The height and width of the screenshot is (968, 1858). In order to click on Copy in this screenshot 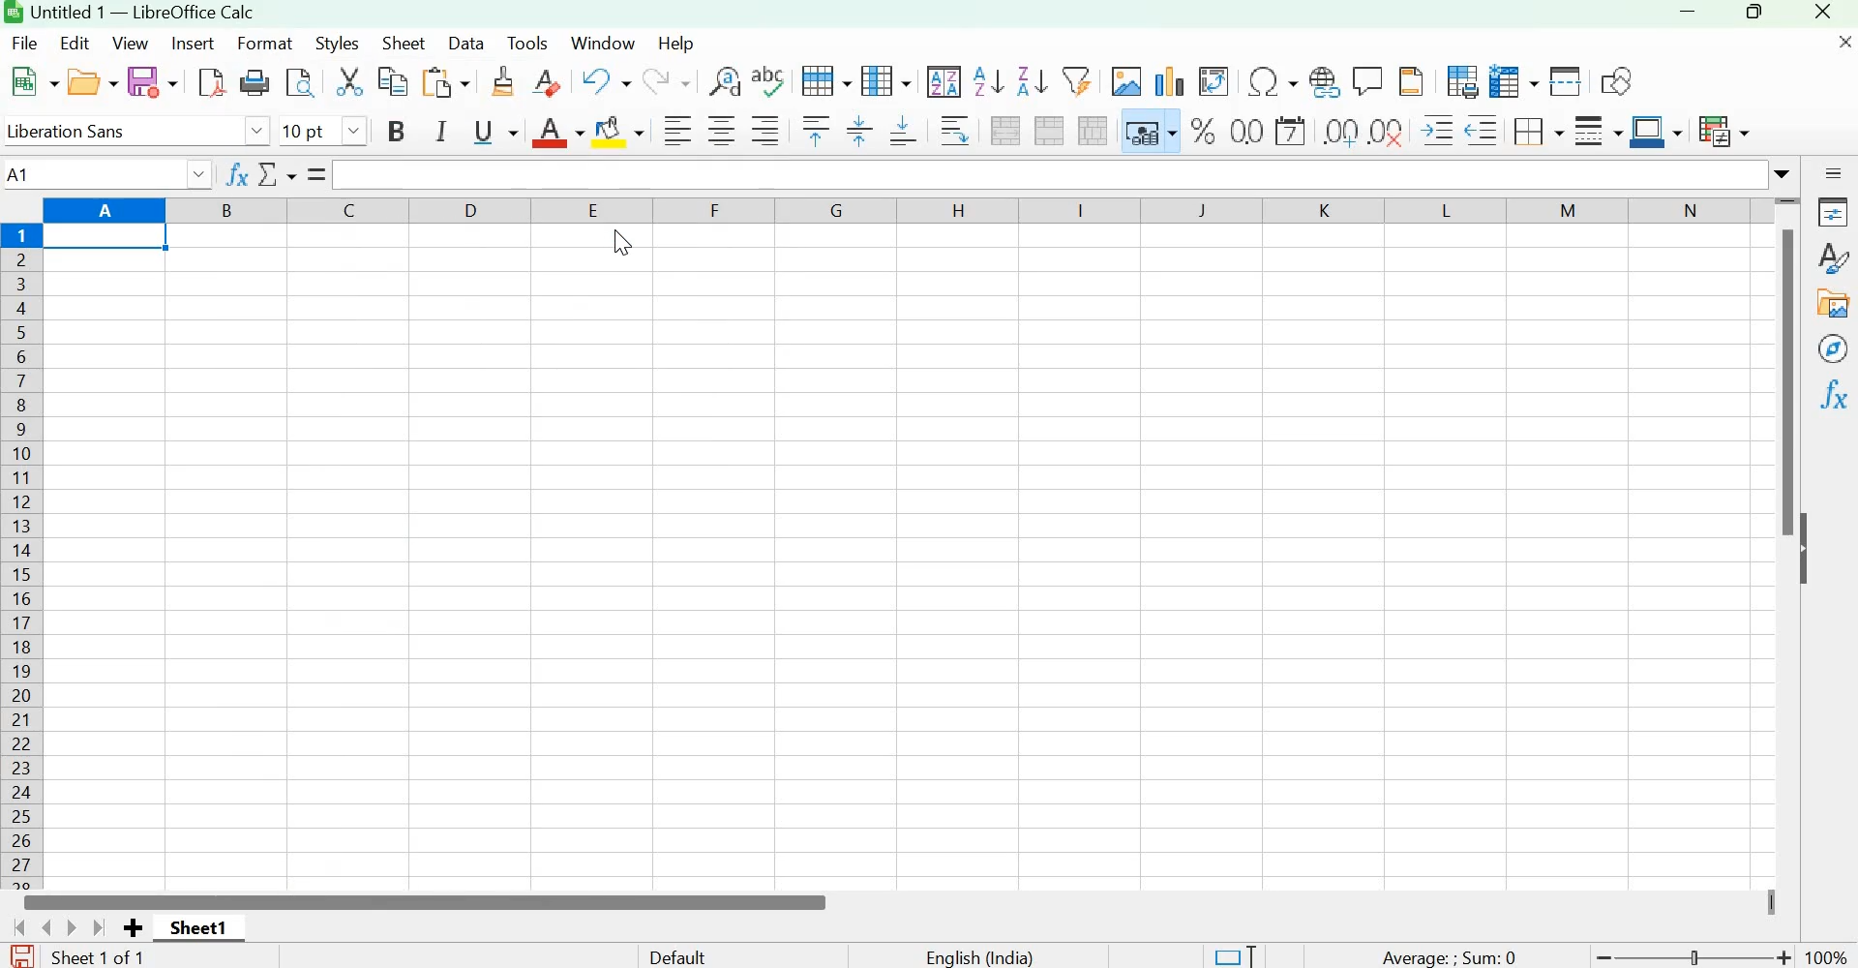, I will do `click(395, 83)`.